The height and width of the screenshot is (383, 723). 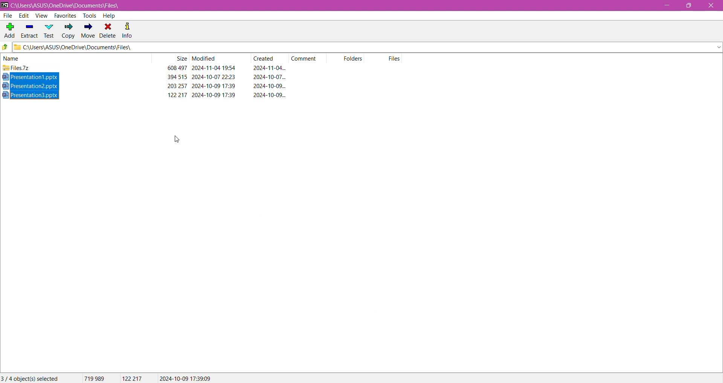 What do you see at coordinates (86, 48) in the screenshot?
I see `C\Users\ASUS\OneDrive\Documents\Files\` at bounding box center [86, 48].